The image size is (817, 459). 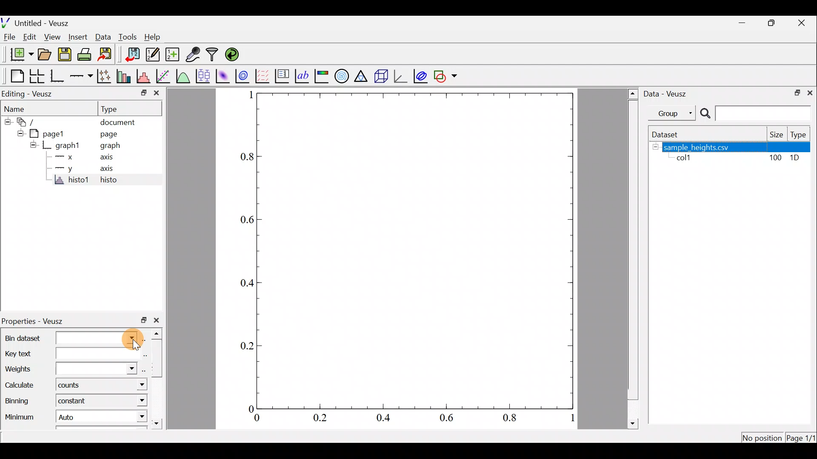 What do you see at coordinates (70, 181) in the screenshot?
I see `histo1` at bounding box center [70, 181].